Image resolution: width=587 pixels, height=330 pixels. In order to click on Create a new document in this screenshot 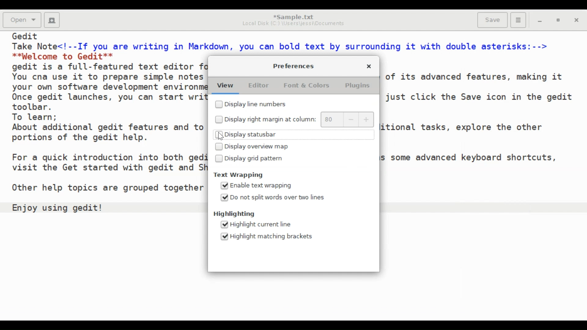, I will do `click(52, 20)`.